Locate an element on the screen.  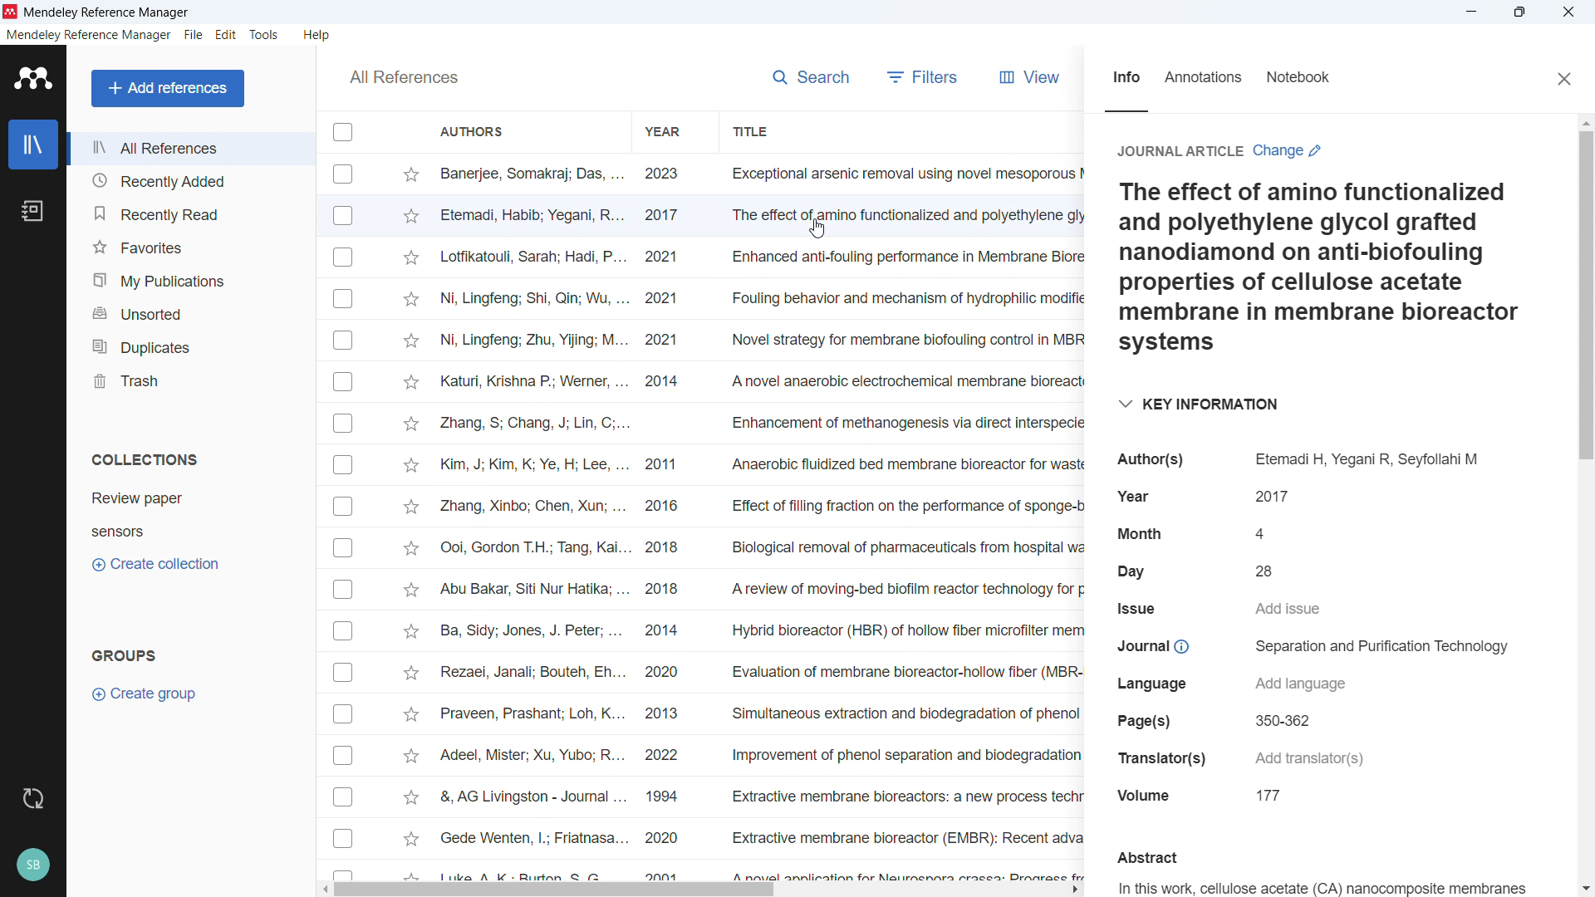
Close  is located at coordinates (1568, 12).